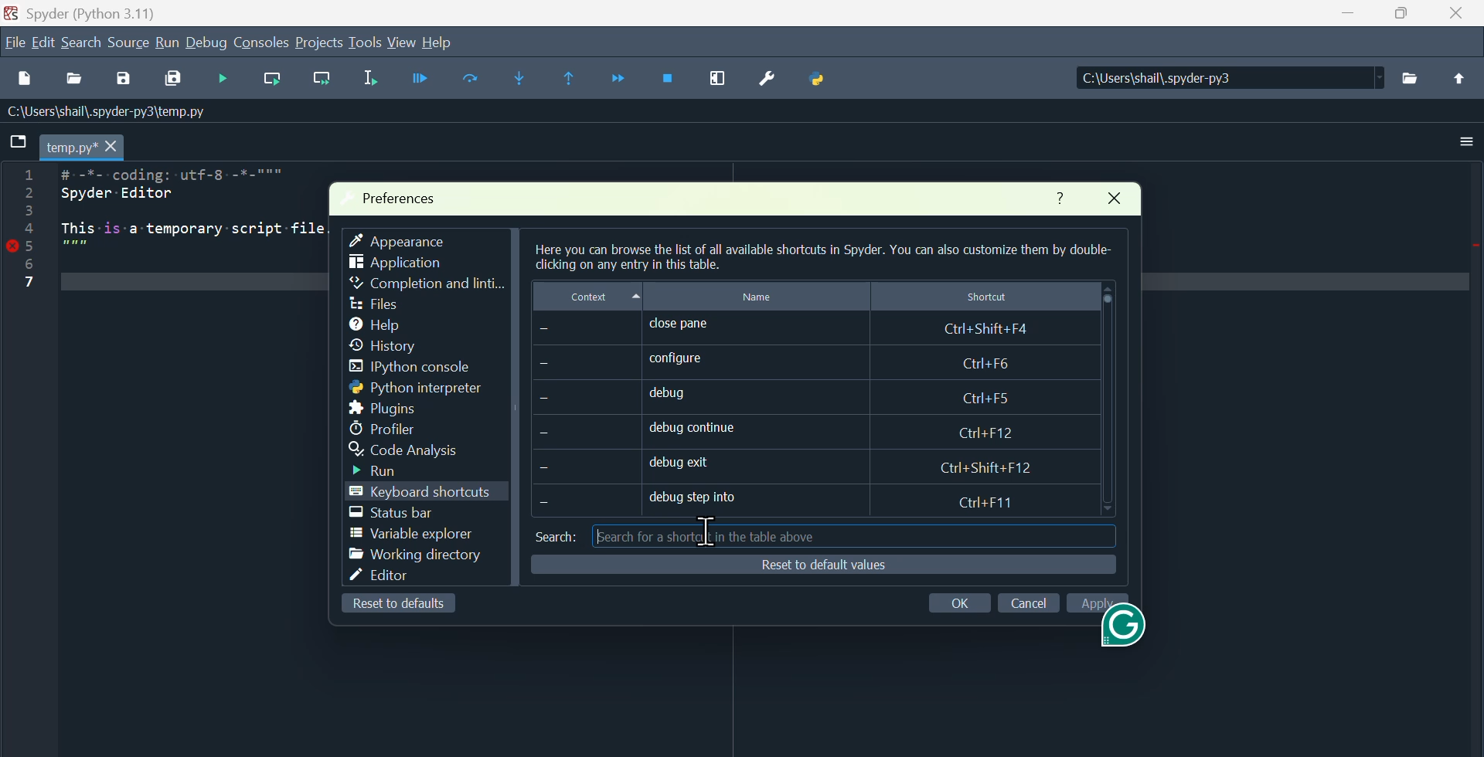 Image resolution: width=1484 pixels, height=757 pixels. Describe the element at coordinates (26, 82) in the screenshot. I see `New file` at that location.